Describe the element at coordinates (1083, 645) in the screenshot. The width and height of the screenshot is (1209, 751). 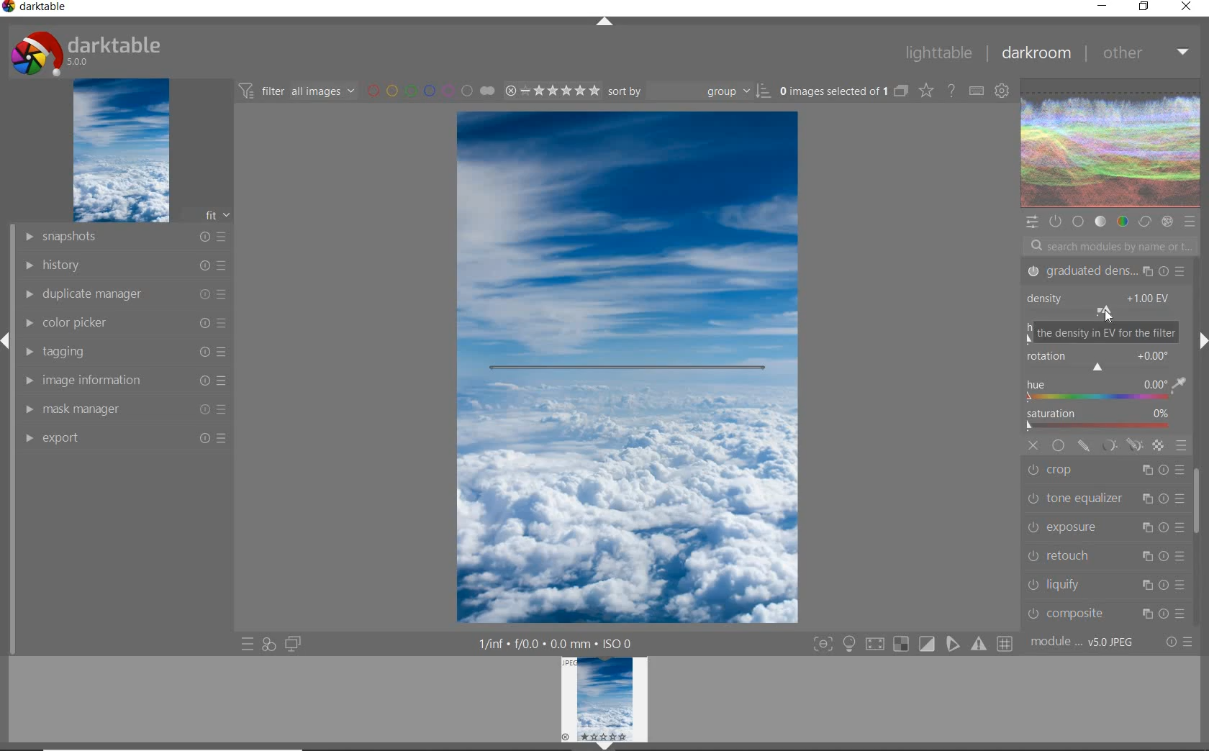
I see `module ... v5.0 JPEG` at that location.